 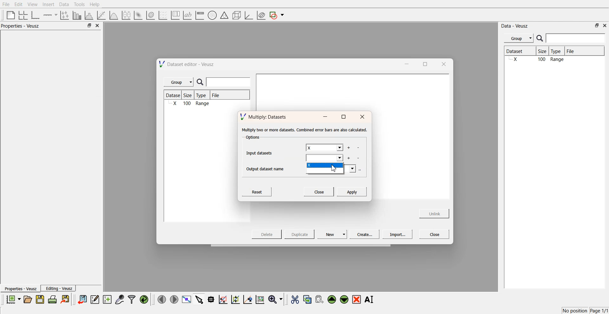 I want to click on copy the selected widgets, so click(x=307, y=299).